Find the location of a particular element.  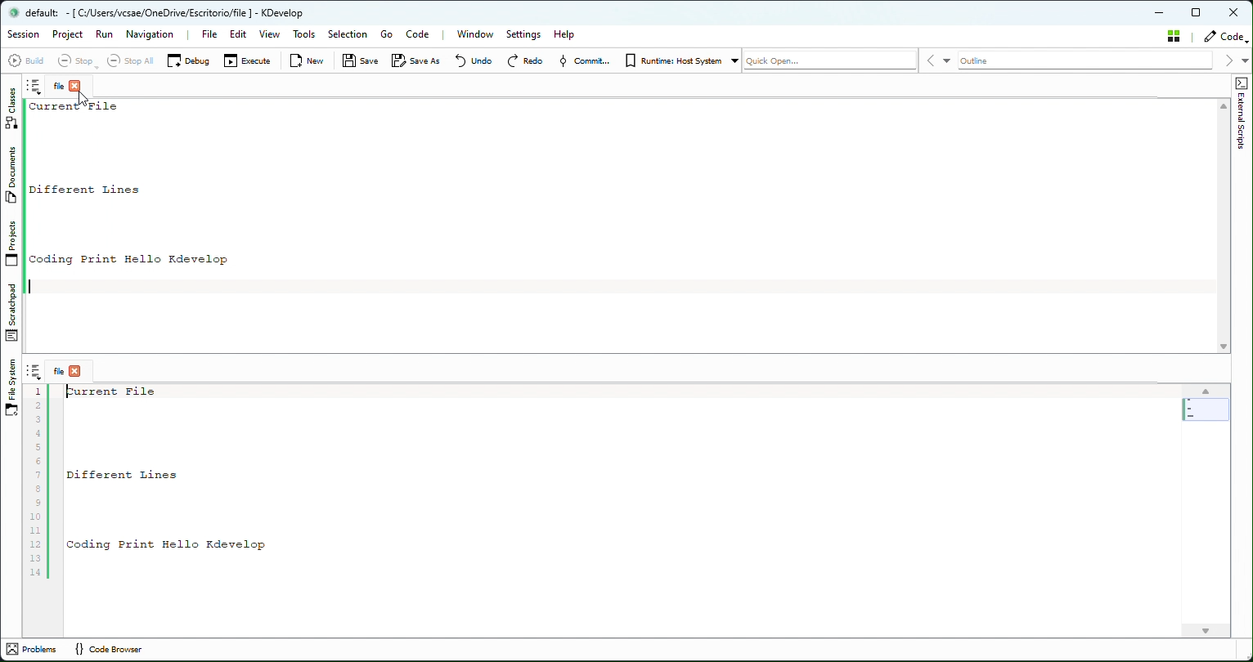

KDevelop Desktop Ion is located at coordinates (12, 13).